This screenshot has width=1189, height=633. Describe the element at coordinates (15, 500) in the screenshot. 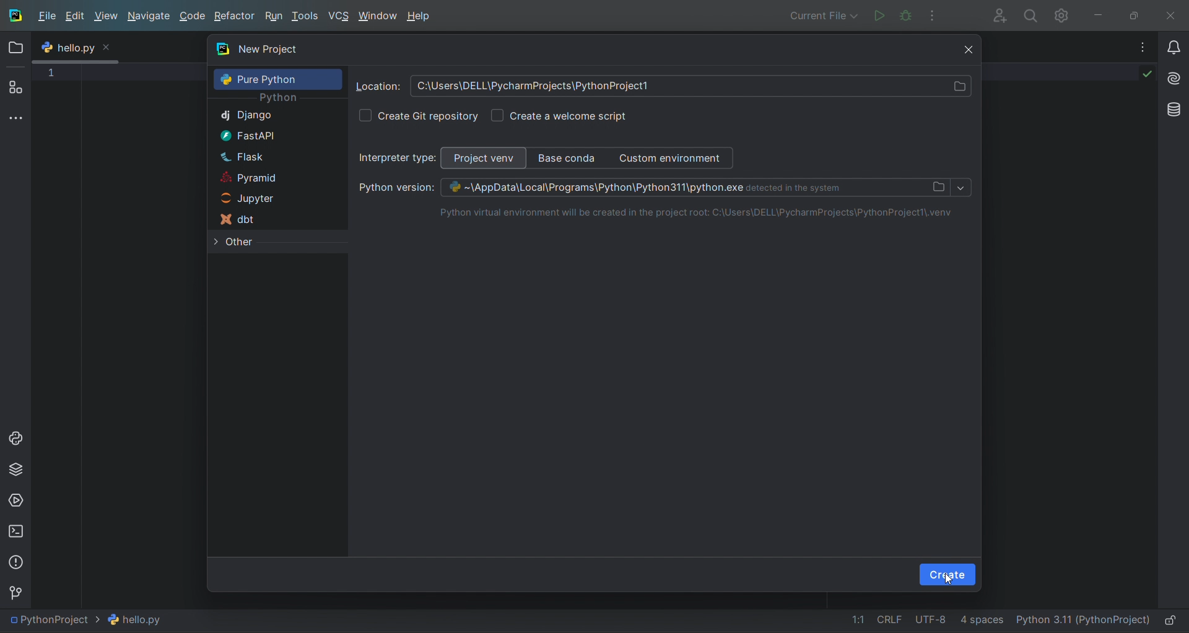

I see `services` at that location.